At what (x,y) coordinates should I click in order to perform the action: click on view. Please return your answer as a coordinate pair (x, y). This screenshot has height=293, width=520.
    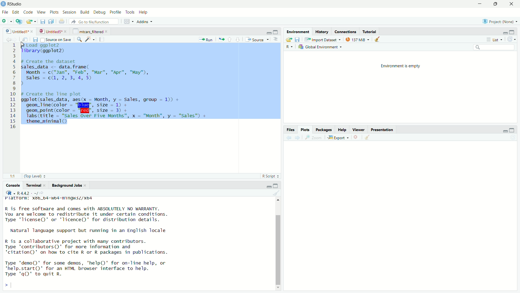
    Looking at the image, I should click on (41, 12).